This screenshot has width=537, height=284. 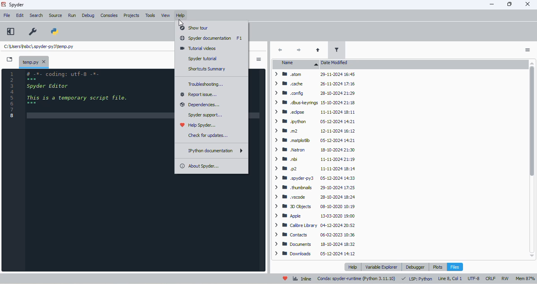 What do you see at coordinates (314, 93) in the screenshot?
I see `> BB config 28-10-2024 21:29` at bounding box center [314, 93].